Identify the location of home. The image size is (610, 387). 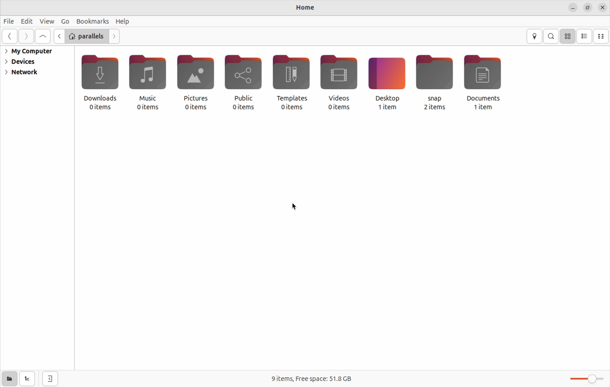
(303, 8).